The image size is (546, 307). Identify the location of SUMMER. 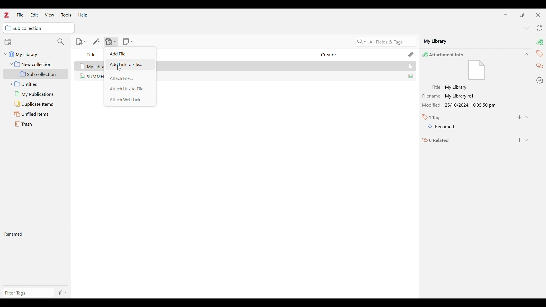
(91, 77).